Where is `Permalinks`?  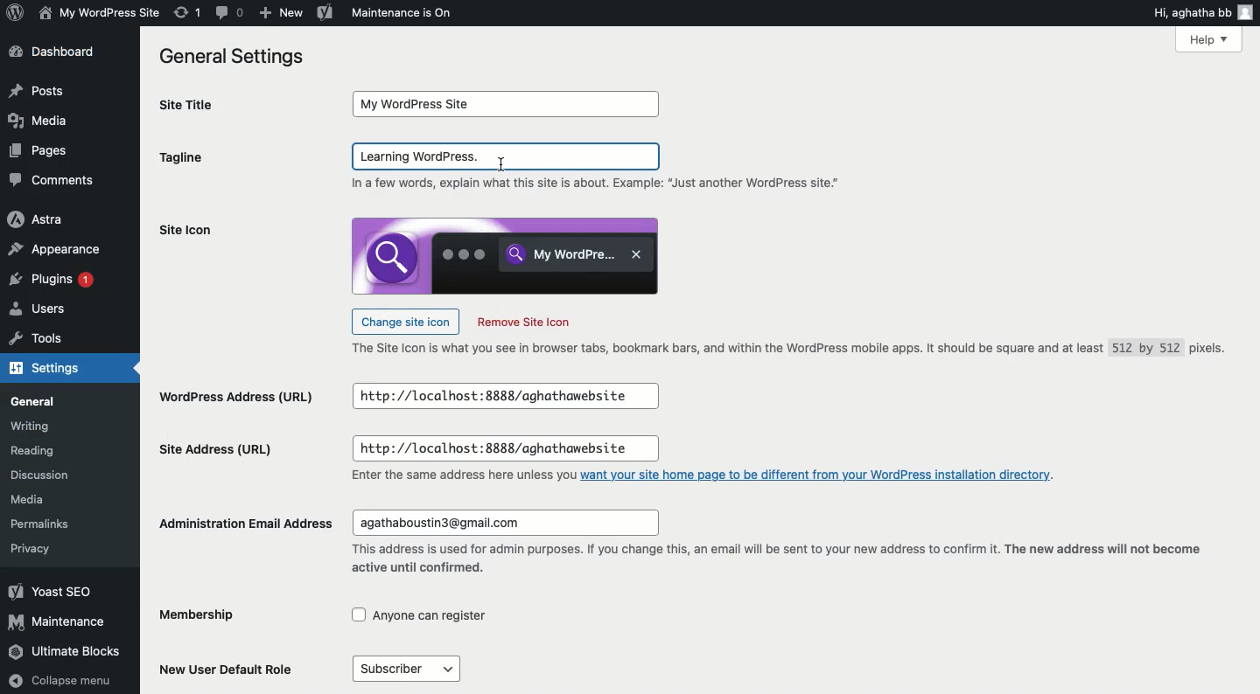 Permalinks is located at coordinates (44, 522).